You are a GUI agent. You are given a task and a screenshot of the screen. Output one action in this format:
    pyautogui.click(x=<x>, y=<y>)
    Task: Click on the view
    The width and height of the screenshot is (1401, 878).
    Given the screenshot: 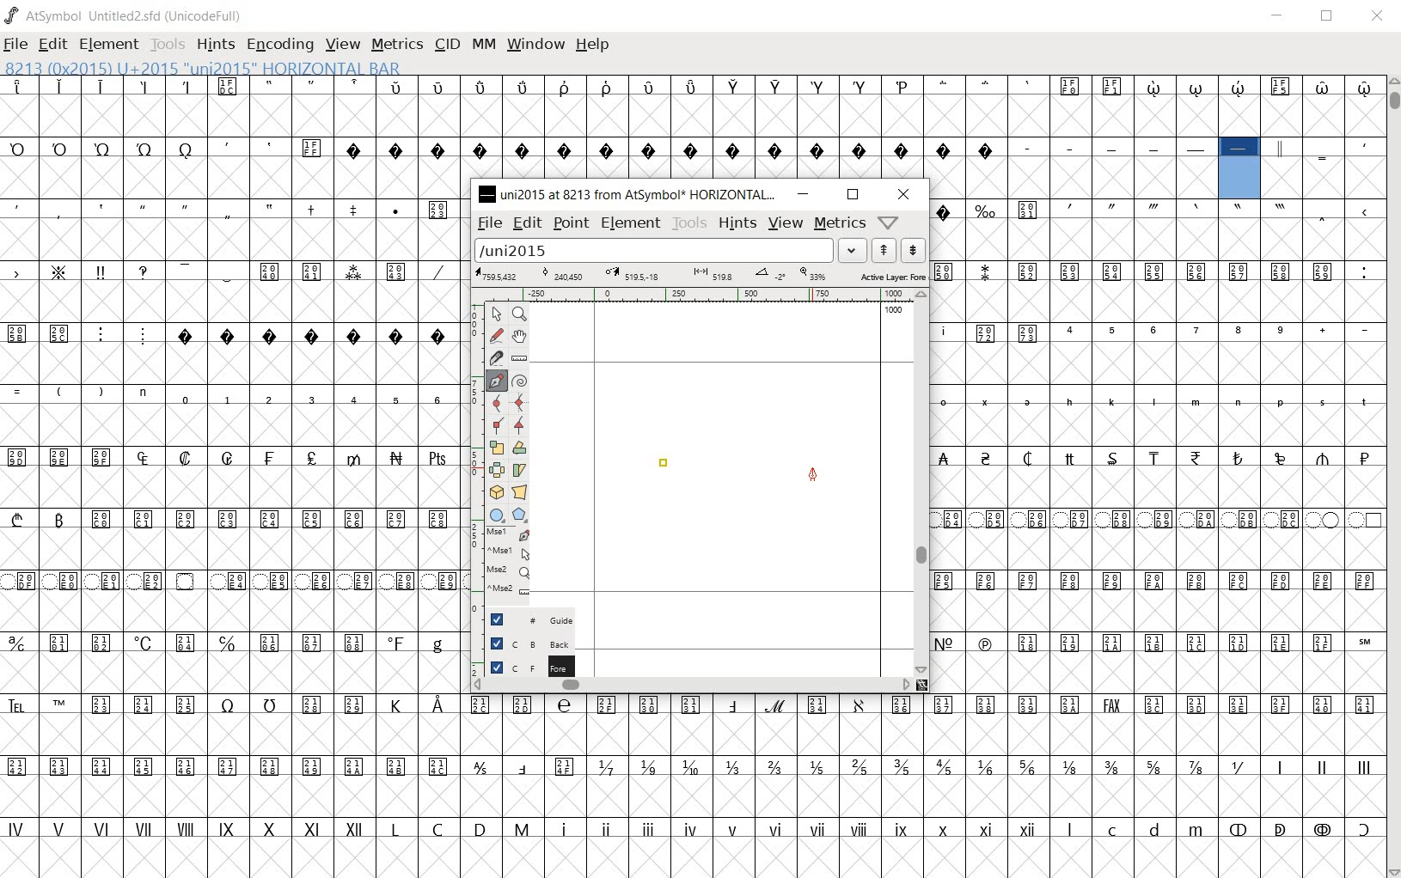 What is the action you would take?
    pyautogui.click(x=785, y=223)
    